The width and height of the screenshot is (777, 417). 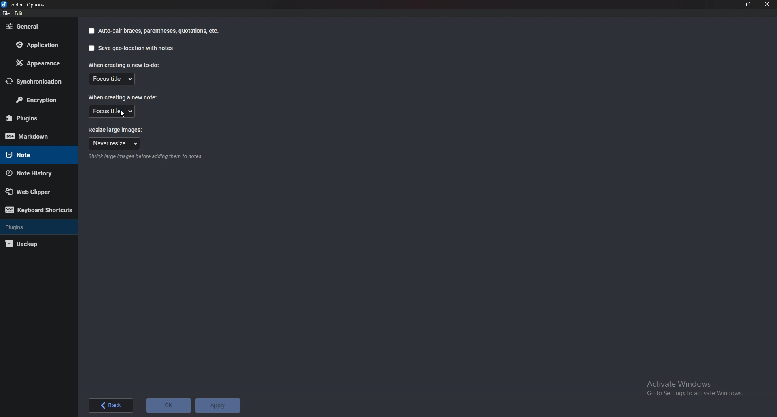 What do you see at coordinates (137, 48) in the screenshot?
I see `Save geolocation with notes` at bounding box center [137, 48].